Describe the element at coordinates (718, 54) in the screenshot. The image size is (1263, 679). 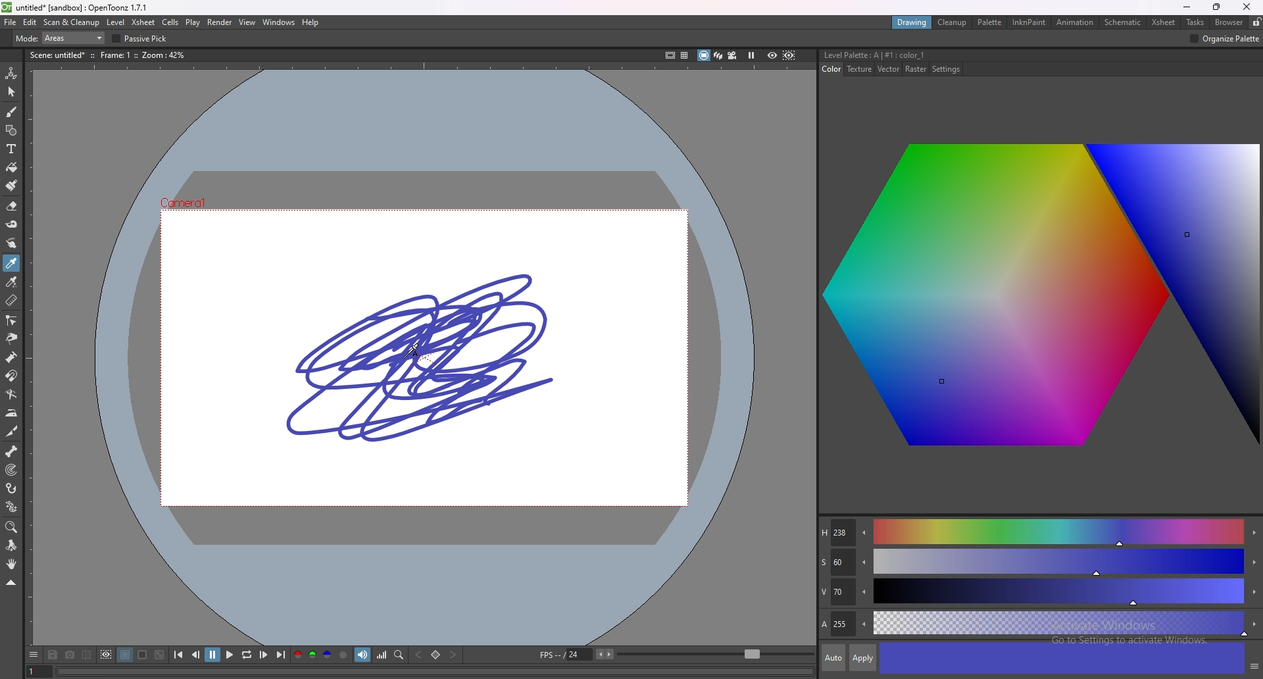
I see `3d view` at that location.